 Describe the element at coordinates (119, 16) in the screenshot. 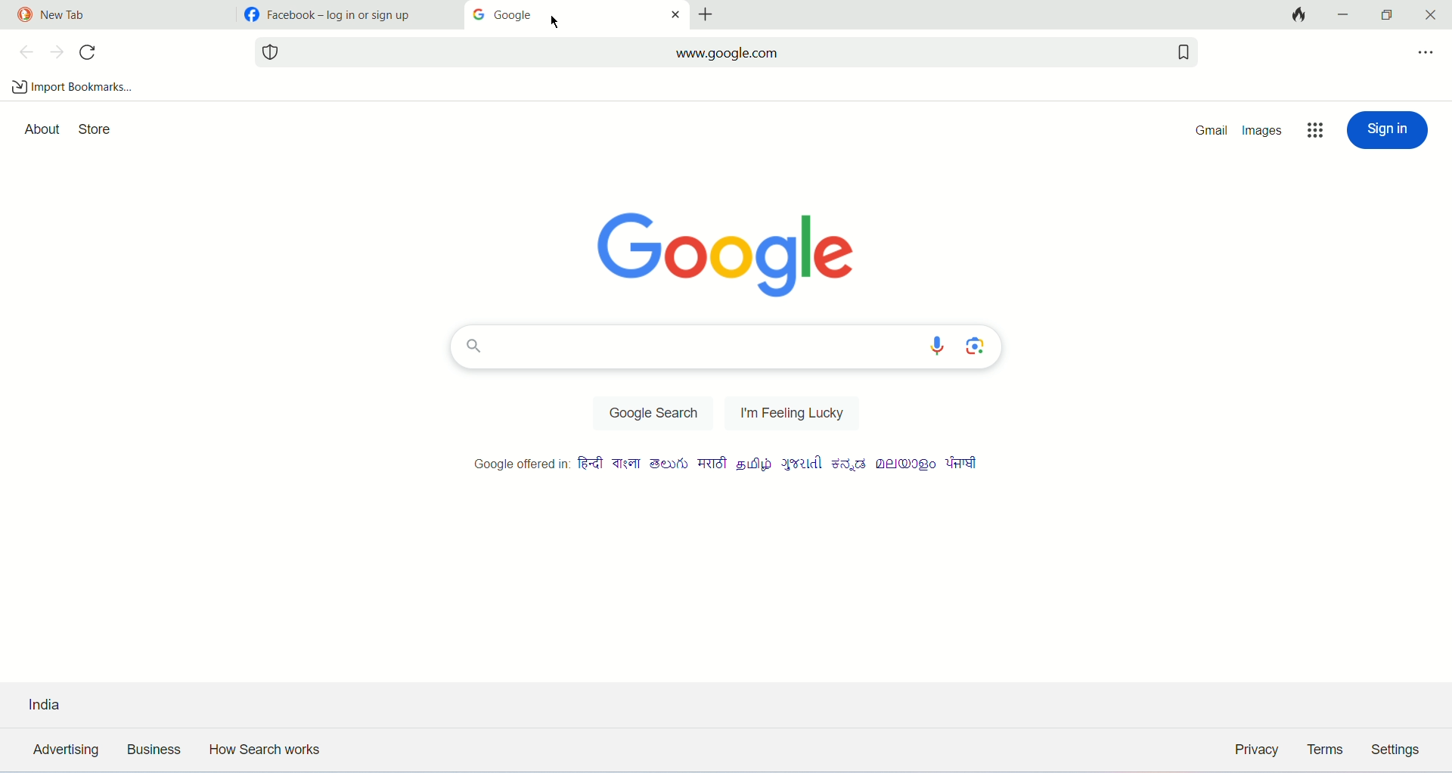

I see `tab1` at that location.